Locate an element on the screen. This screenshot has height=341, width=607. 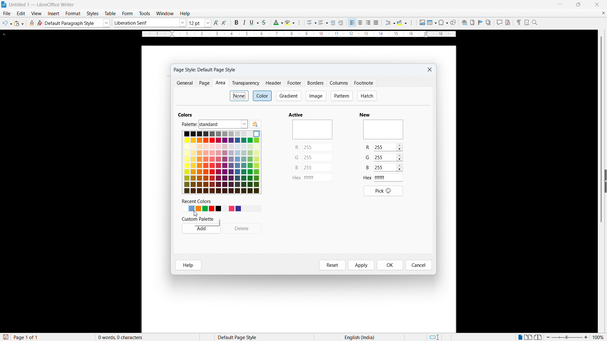
Hatch  is located at coordinates (366, 96).